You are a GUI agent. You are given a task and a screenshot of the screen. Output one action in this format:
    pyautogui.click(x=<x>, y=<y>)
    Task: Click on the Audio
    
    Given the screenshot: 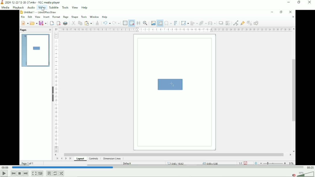 What is the action you would take?
    pyautogui.click(x=31, y=7)
    